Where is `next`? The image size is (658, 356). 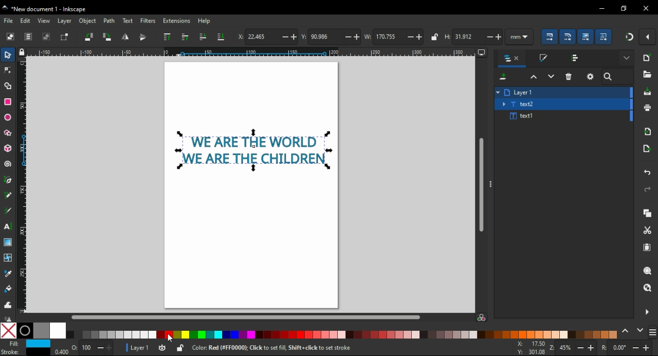 next is located at coordinates (640, 332).